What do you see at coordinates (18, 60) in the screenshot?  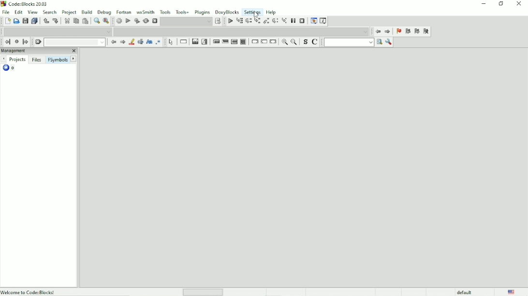 I see `Projects` at bounding box center [18, 60].